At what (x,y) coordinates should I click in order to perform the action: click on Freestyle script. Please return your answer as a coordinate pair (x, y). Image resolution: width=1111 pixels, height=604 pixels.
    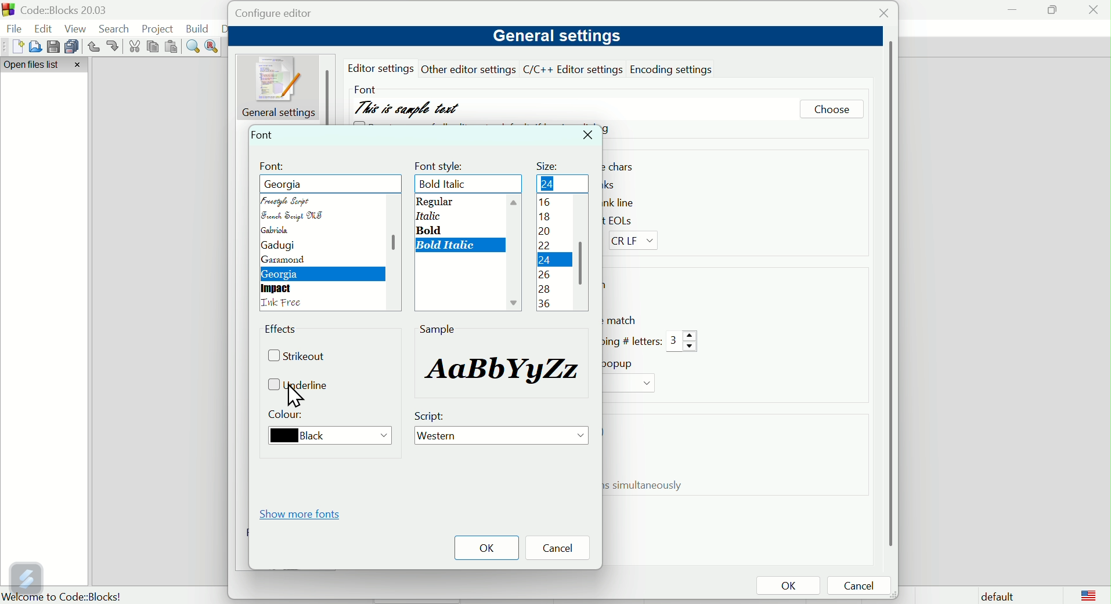
    Looking at the image, I should click on (290, 200).